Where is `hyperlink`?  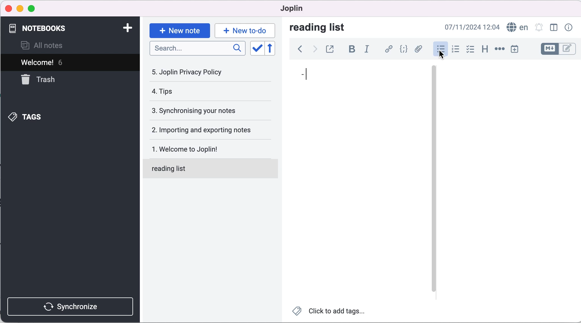 hyperlink is located at coordinates (389, 49).